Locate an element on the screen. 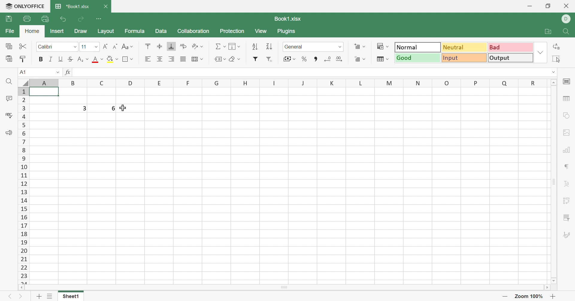 The image size is (575, 301). Collaboration is located at coordinates (193, 31).